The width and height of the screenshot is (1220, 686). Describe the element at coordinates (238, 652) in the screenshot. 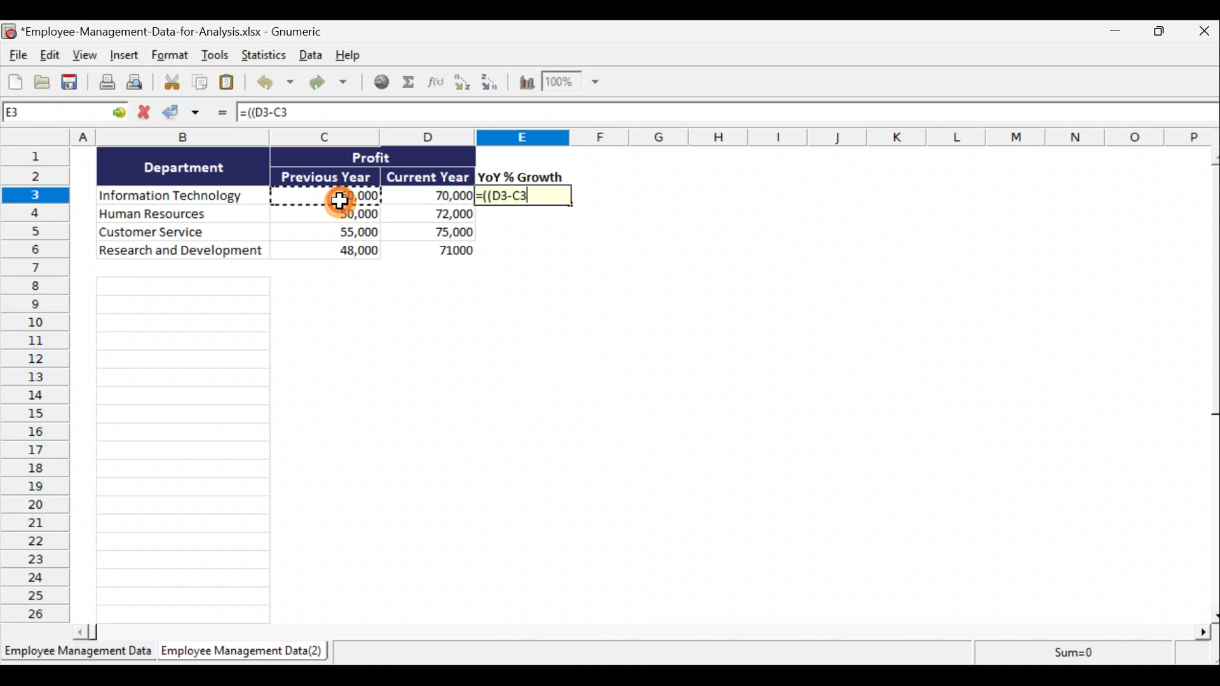

I see `Sheet 2` at that location.